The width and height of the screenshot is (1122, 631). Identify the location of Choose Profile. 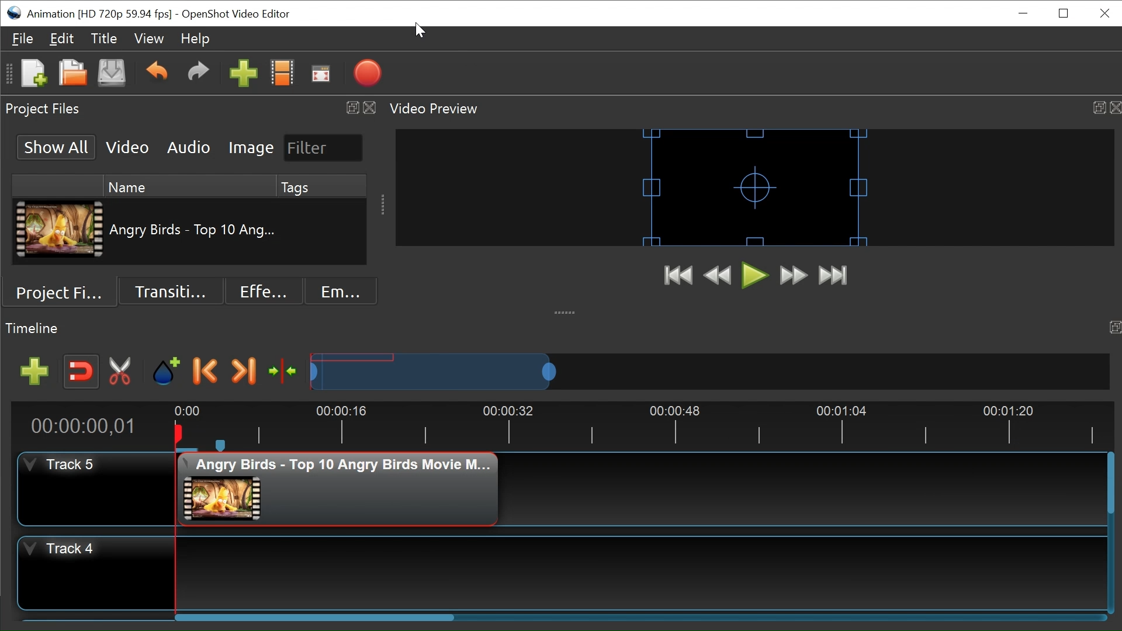
(283, 75).